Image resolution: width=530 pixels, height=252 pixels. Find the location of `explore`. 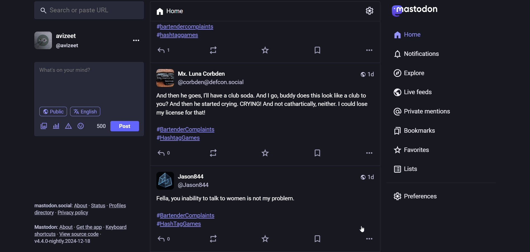

explore is located at coordinates (411, 73).